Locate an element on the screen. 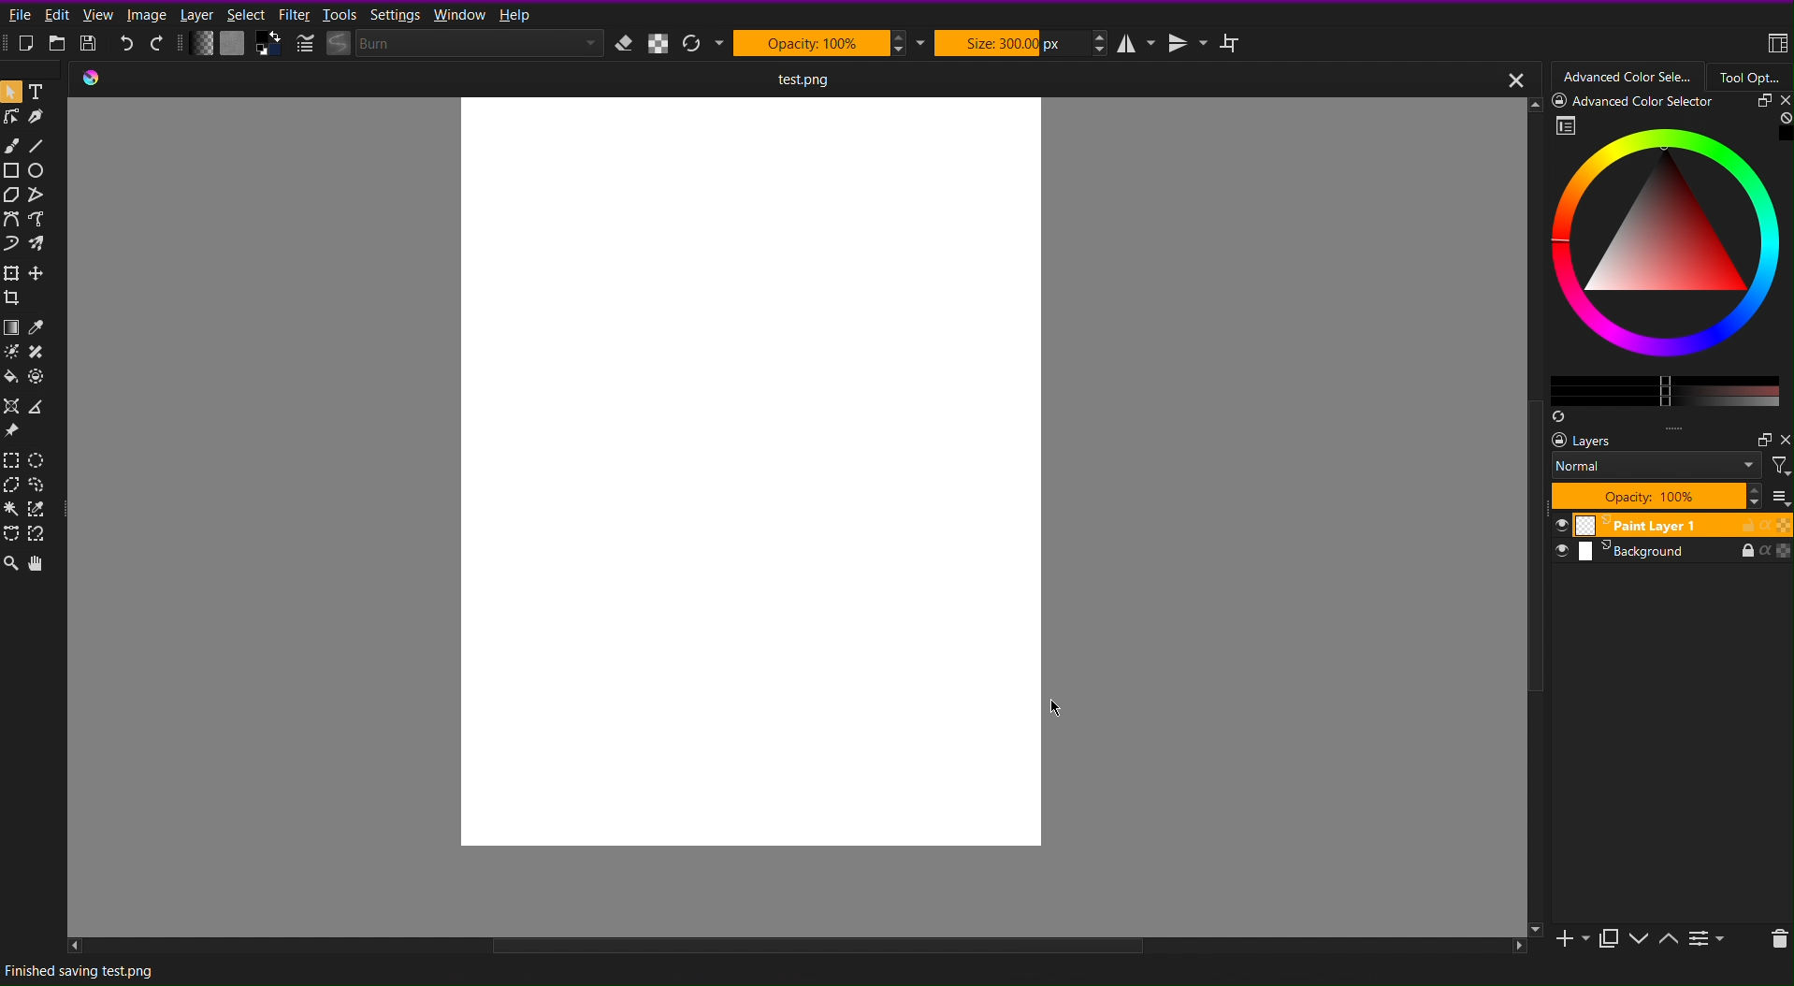  Image is located at coordinates (145, 14).